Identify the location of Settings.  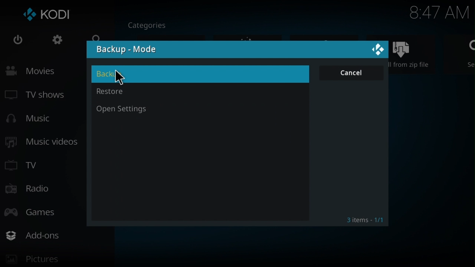
(54, 42).